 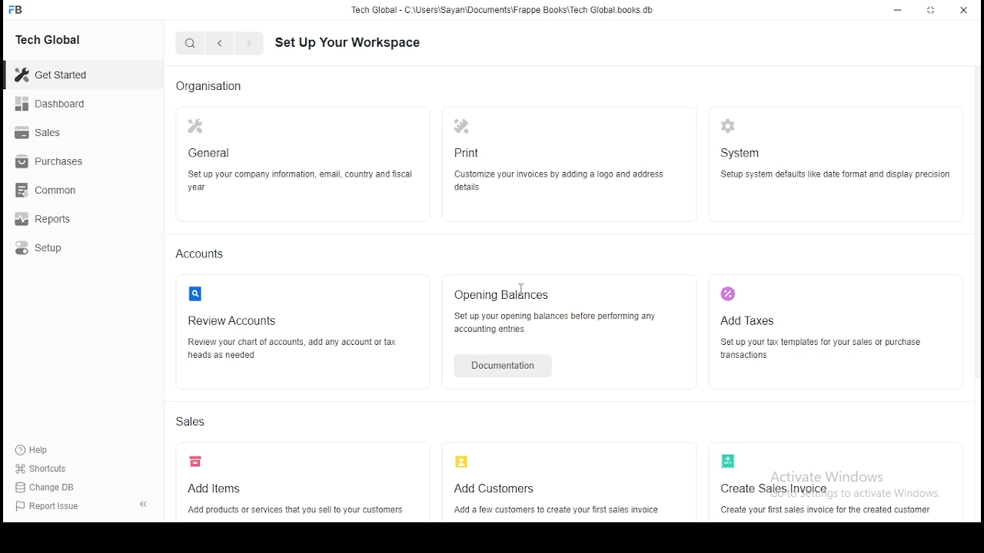 I want to click on Add customers, so click(x=563, y=485).